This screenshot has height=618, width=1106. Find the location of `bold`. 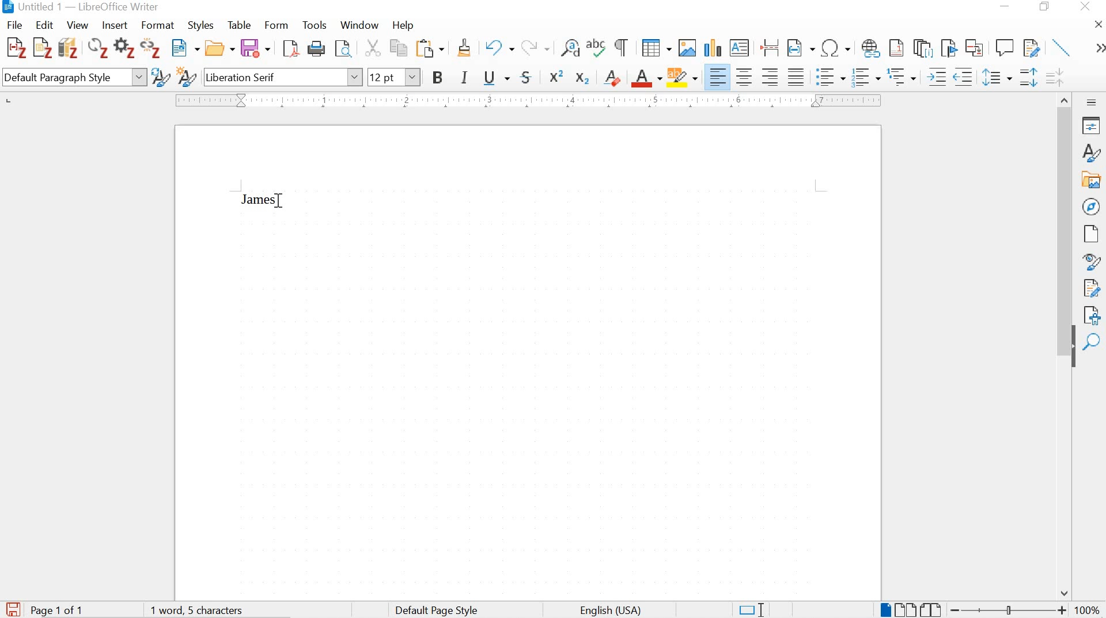

bold is located at coordinates (439, 79).